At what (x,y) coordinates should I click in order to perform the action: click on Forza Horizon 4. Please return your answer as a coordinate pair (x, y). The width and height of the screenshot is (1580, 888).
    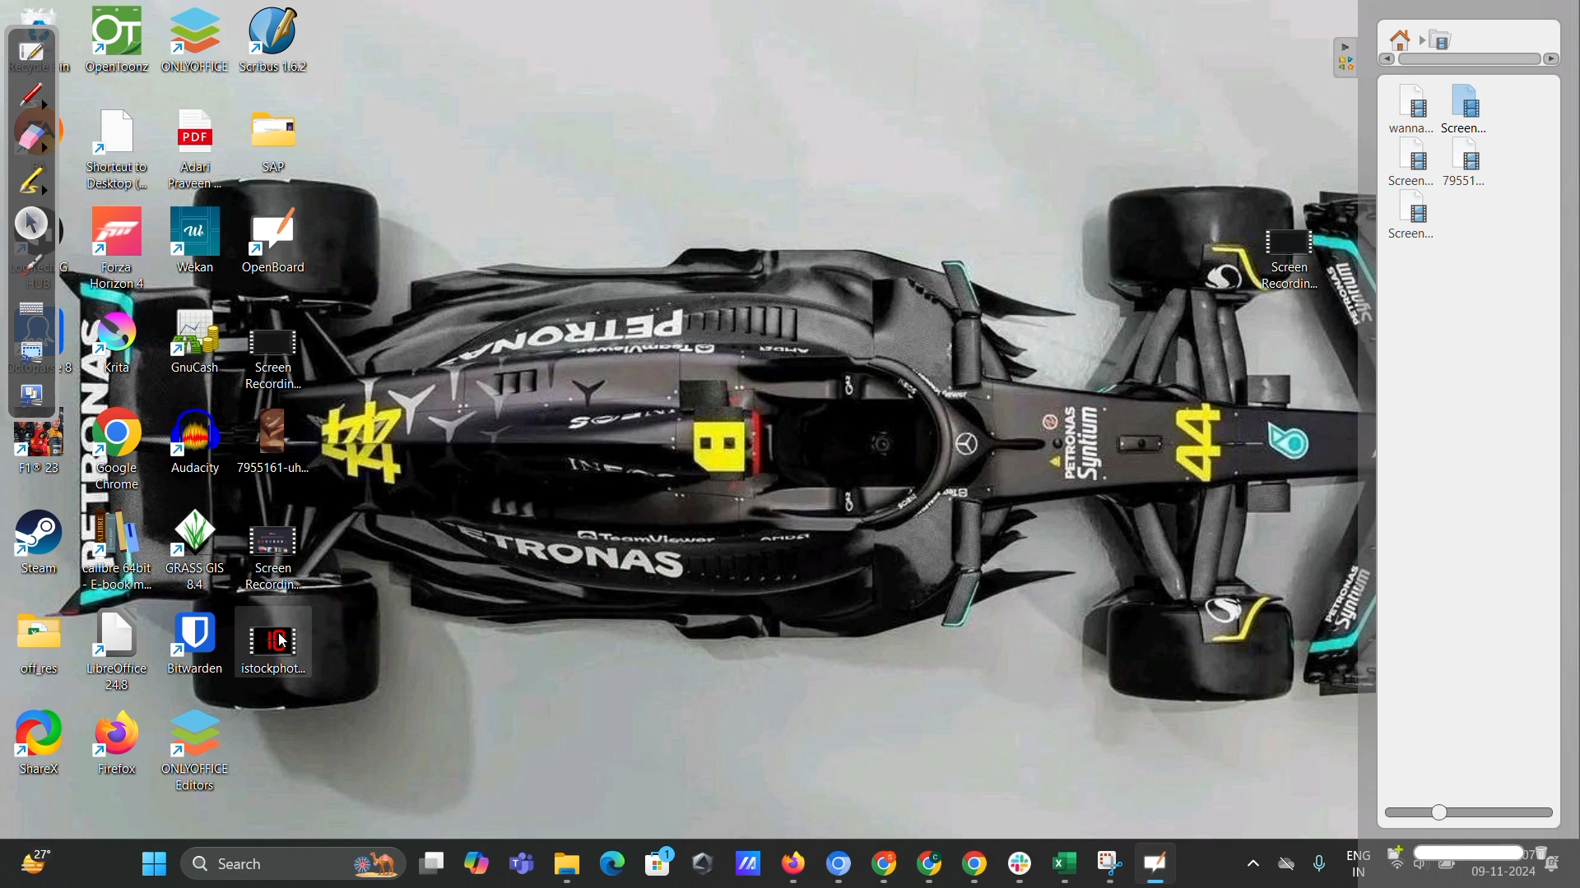
    Looking at the image, I should click on (118, 248).